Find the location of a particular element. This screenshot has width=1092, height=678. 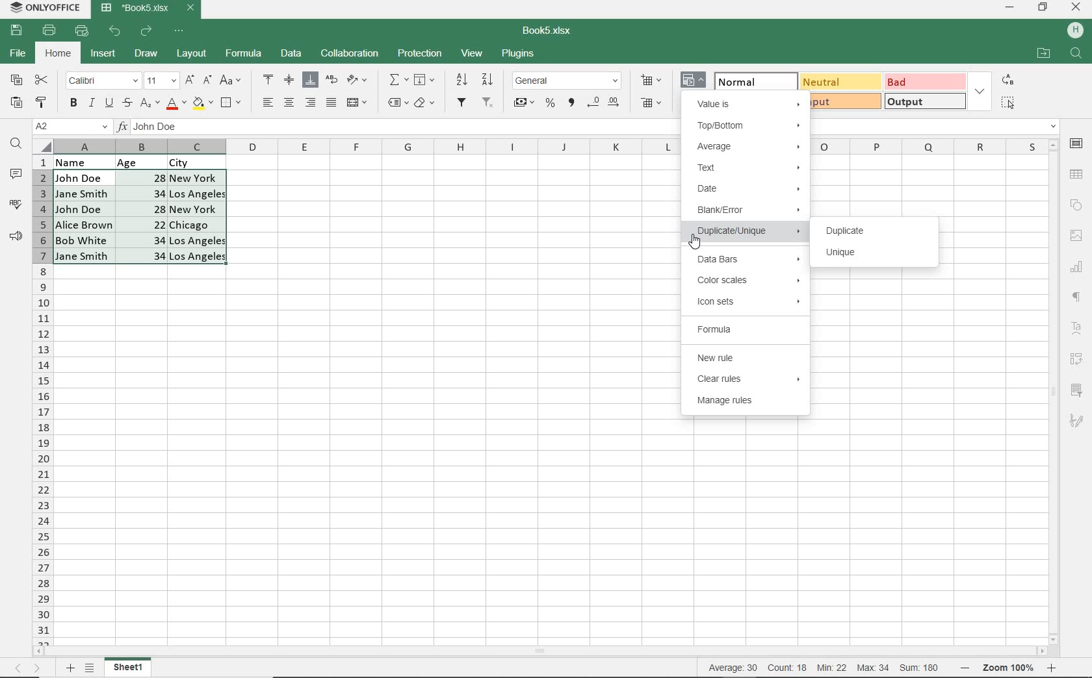

VALUE IS is located at coordinates (748, 103).